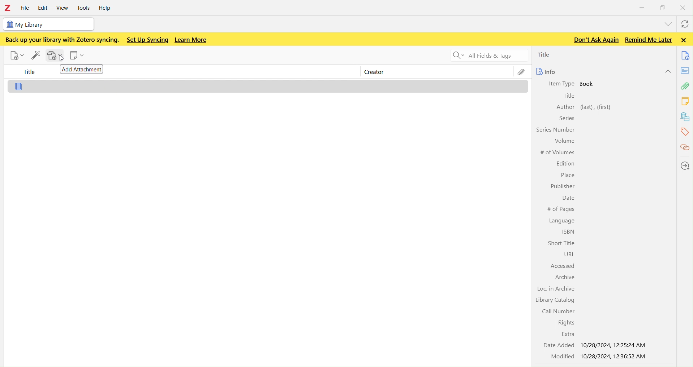 This screenshot has height=367, width=693. What do you see at coordinates (615, 345) in the screenshot?
I see `10/28/2024, 12:25:24 AM` at bounding box center [615, 345].